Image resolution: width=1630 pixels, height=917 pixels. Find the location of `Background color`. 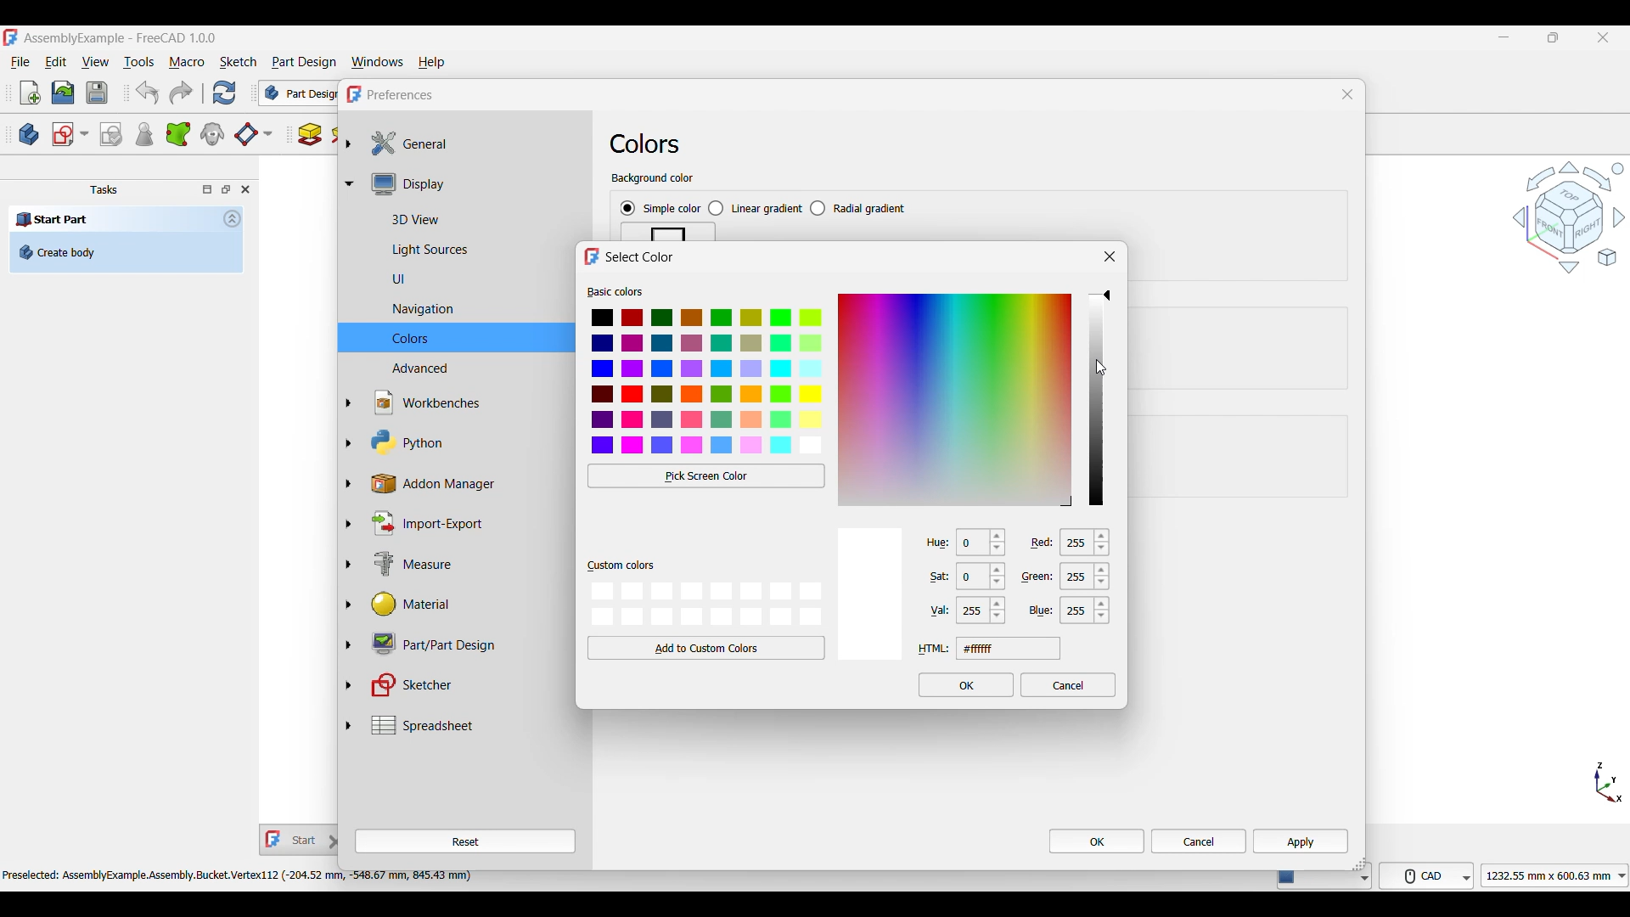

Background color is located at coordinates (653, 179).